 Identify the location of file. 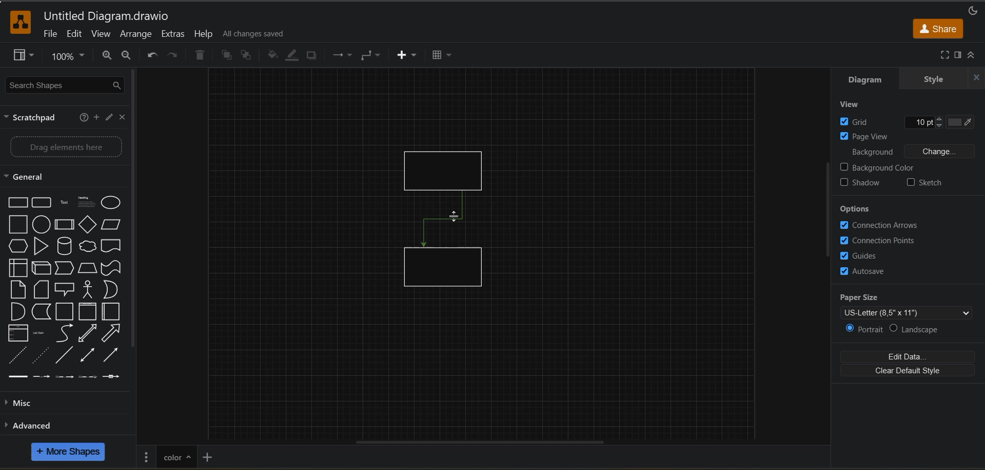
(51, 35).